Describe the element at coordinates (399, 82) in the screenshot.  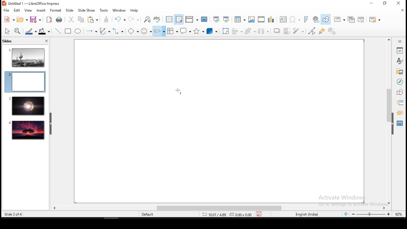
I see `navigator` at that location.